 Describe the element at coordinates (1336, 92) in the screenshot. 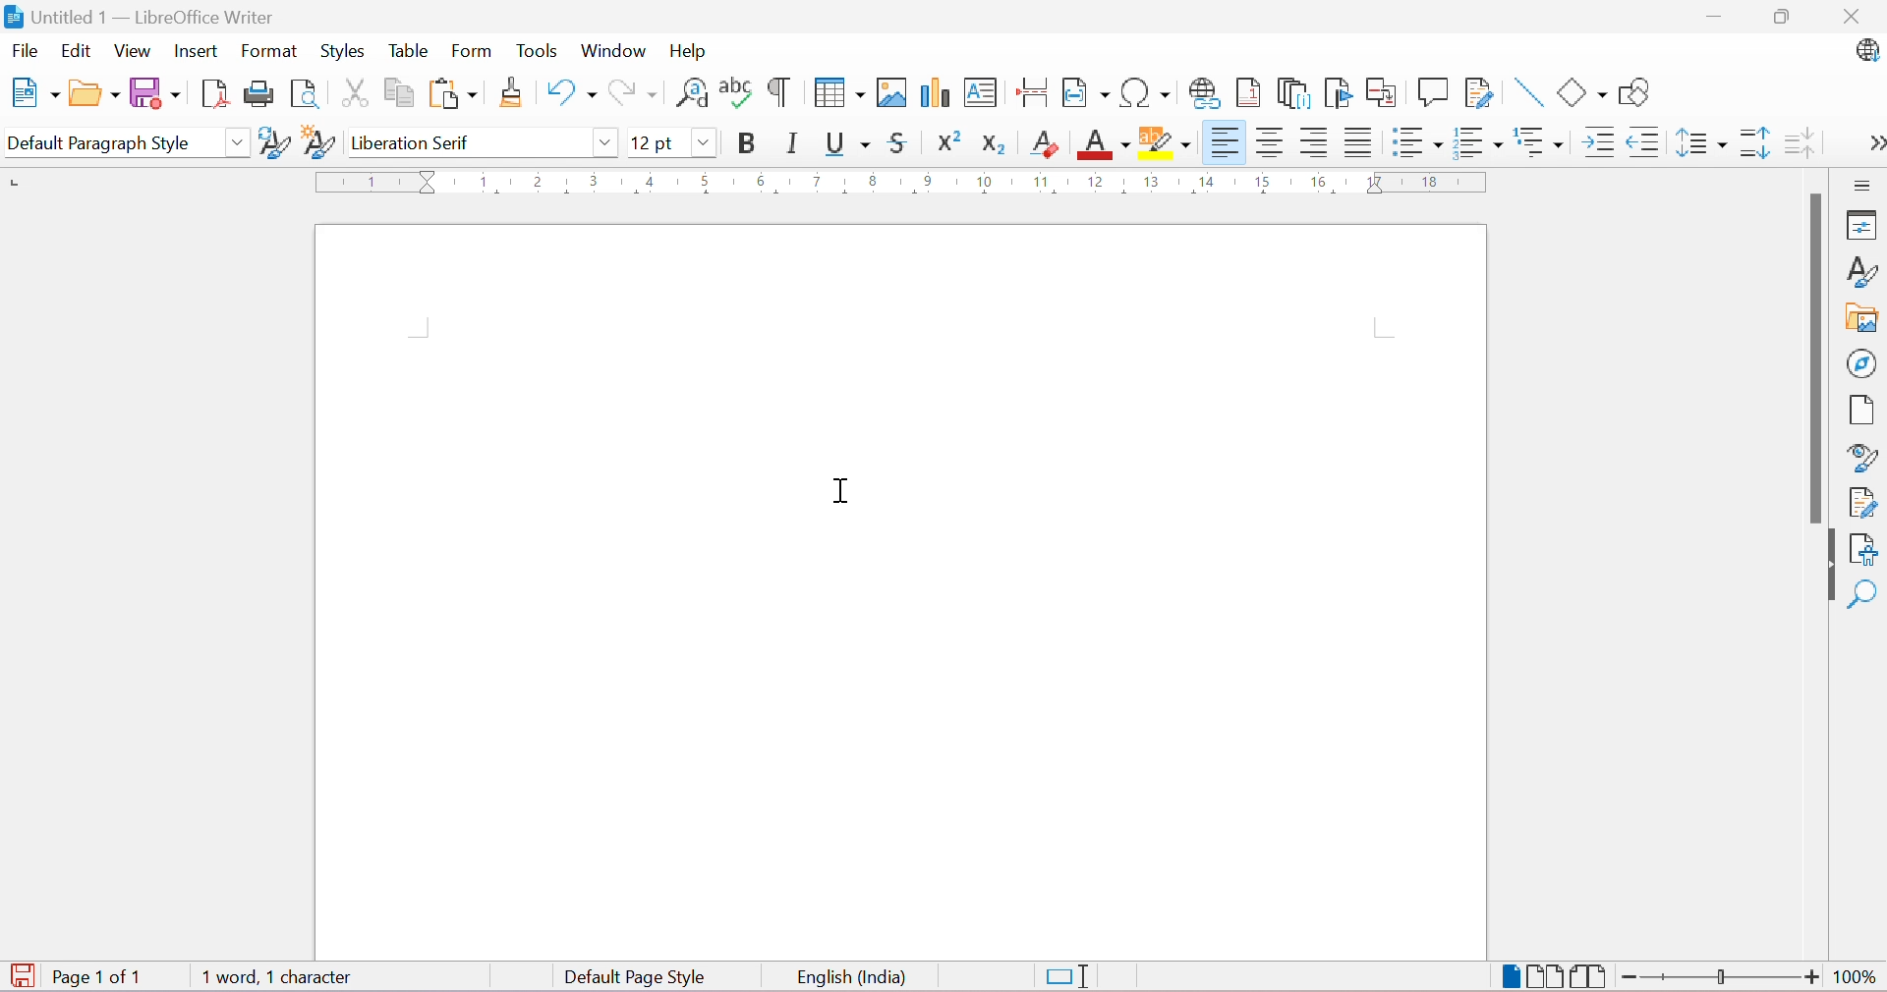

I see `Insert Bookmark` at that location.